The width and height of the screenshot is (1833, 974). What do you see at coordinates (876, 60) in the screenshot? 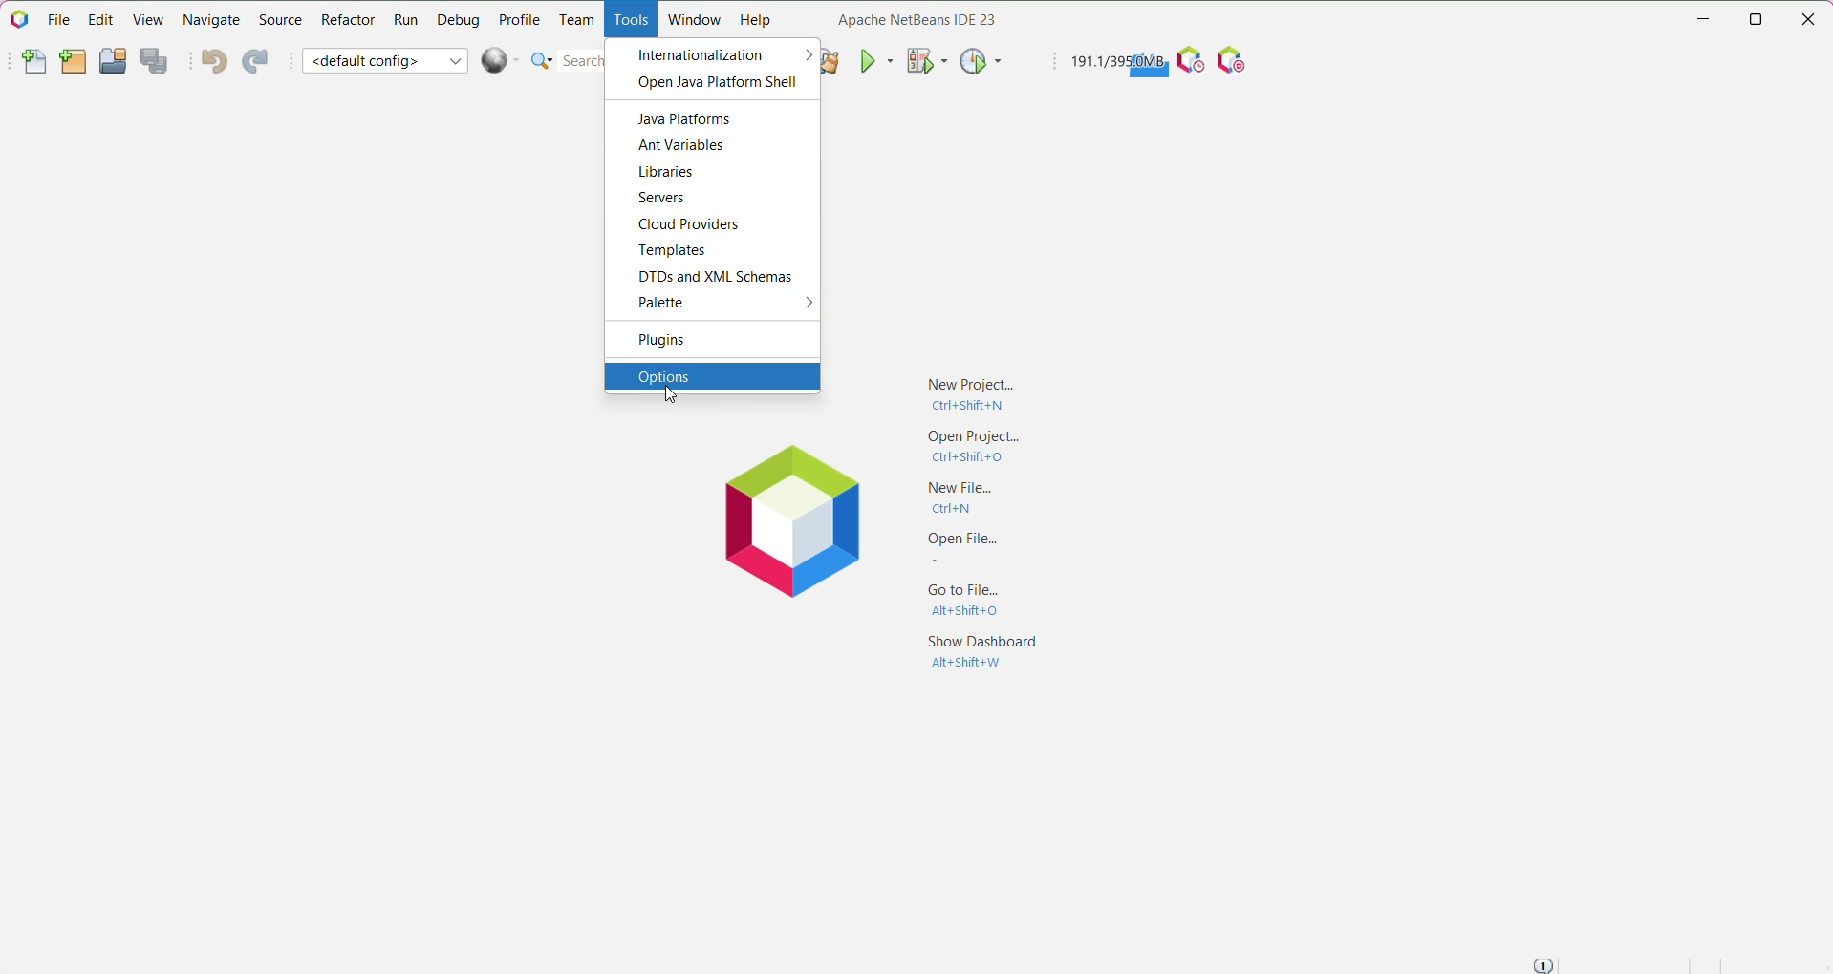
I see `Run Project` at bounding box center [876, 60].